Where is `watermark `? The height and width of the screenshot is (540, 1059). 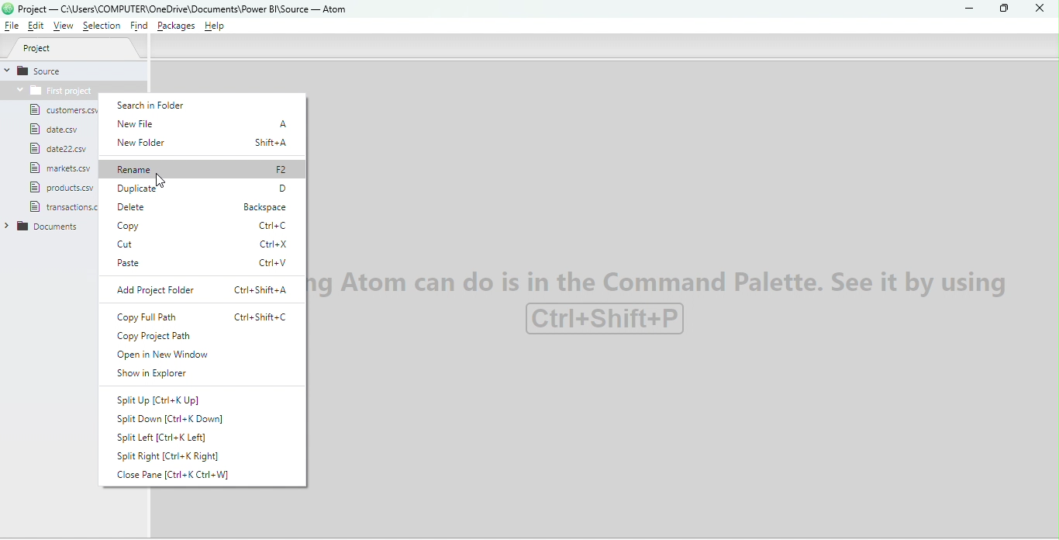 watermark  is located at coordinates (660, 301).